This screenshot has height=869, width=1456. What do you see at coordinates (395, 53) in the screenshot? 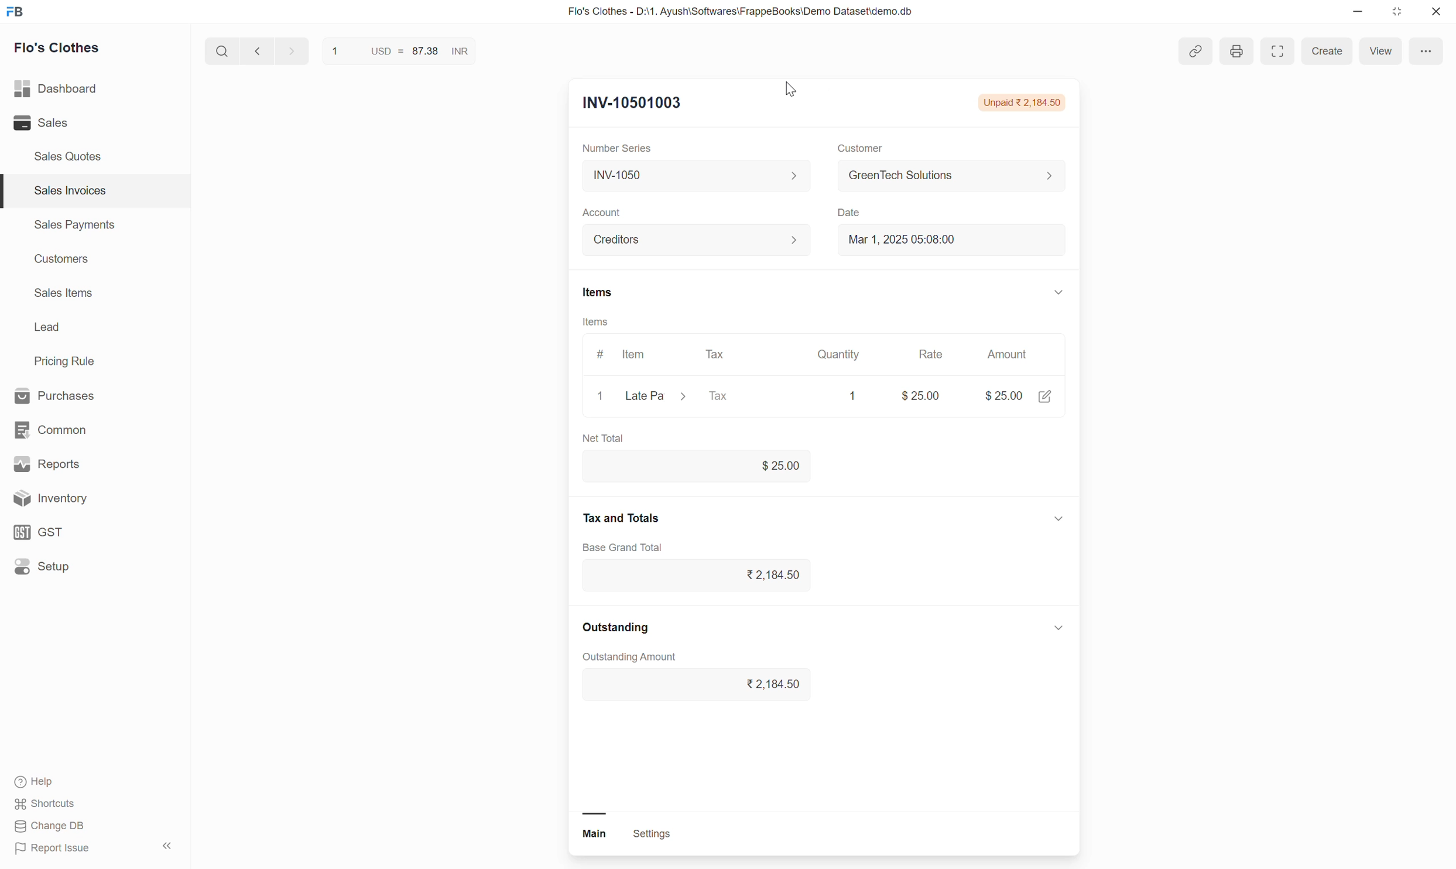
I see `USD = 87.38 INR` at bounding box center [395, 53].